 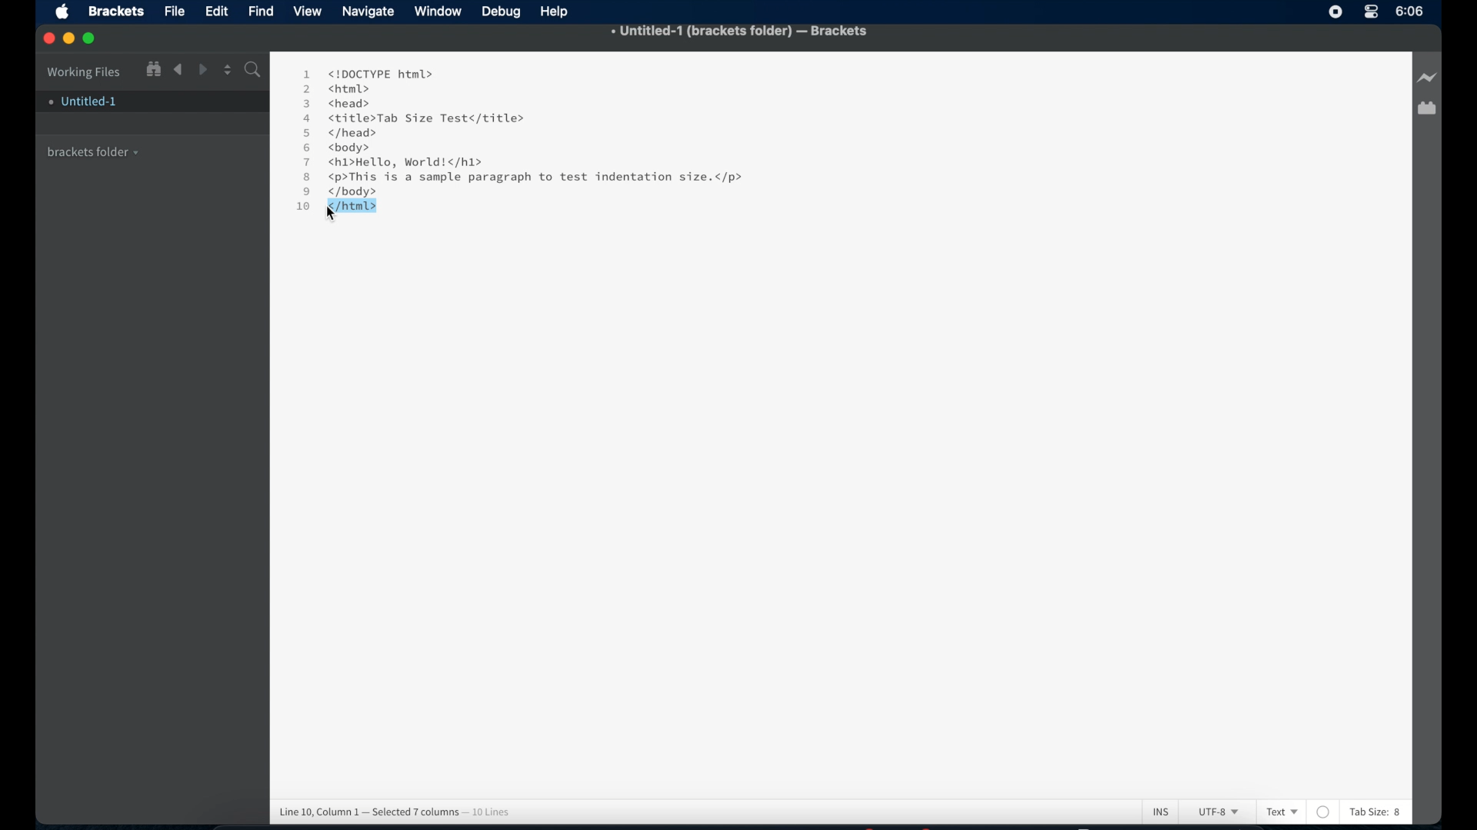 What do you see at coordinates (84, 70) in the screenshot?
I see `Working Files` at bounding box center [84, 70].